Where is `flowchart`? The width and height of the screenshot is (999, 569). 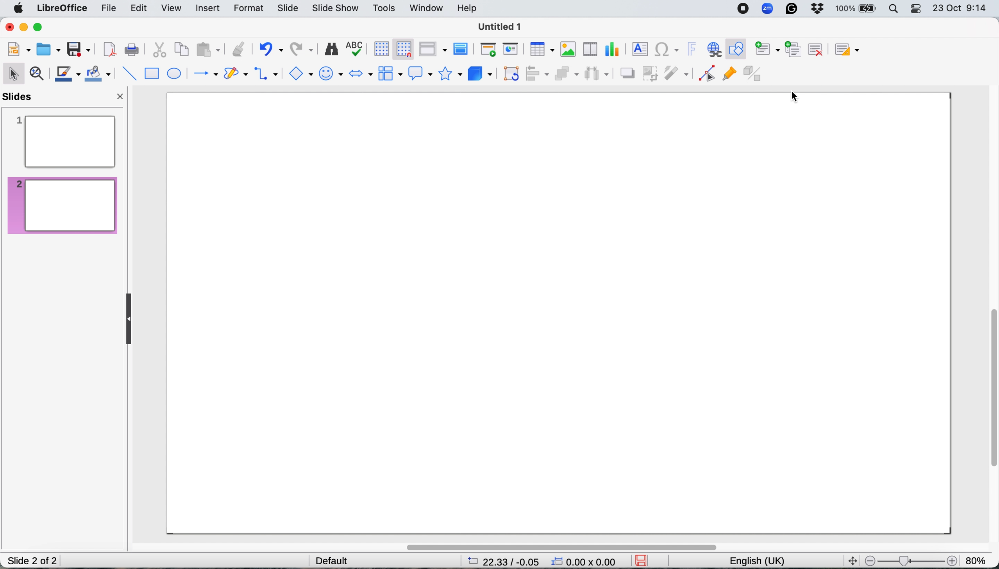
flowchart is located at coordinates (389, 74).